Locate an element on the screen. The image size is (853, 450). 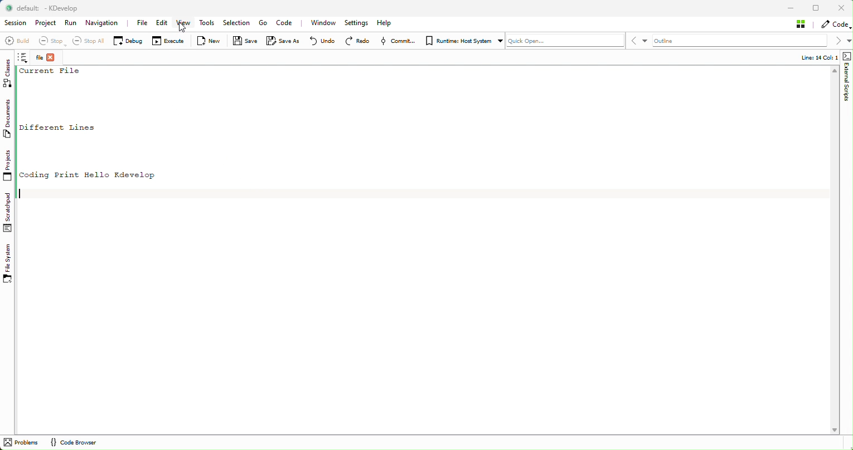
Build is located at coordinates (17, 42).